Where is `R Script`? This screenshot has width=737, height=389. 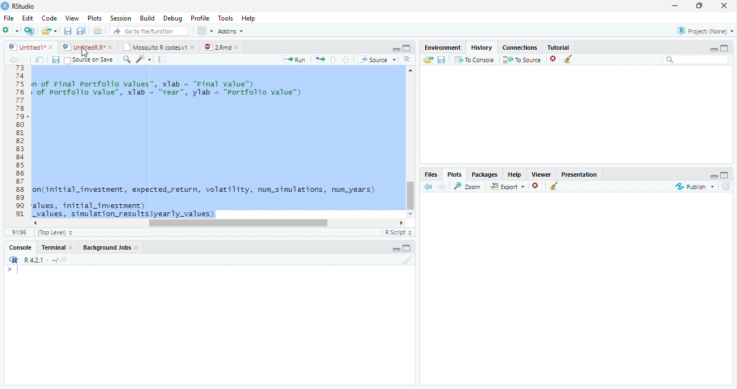 R Script is located at coordinates (398, 232).